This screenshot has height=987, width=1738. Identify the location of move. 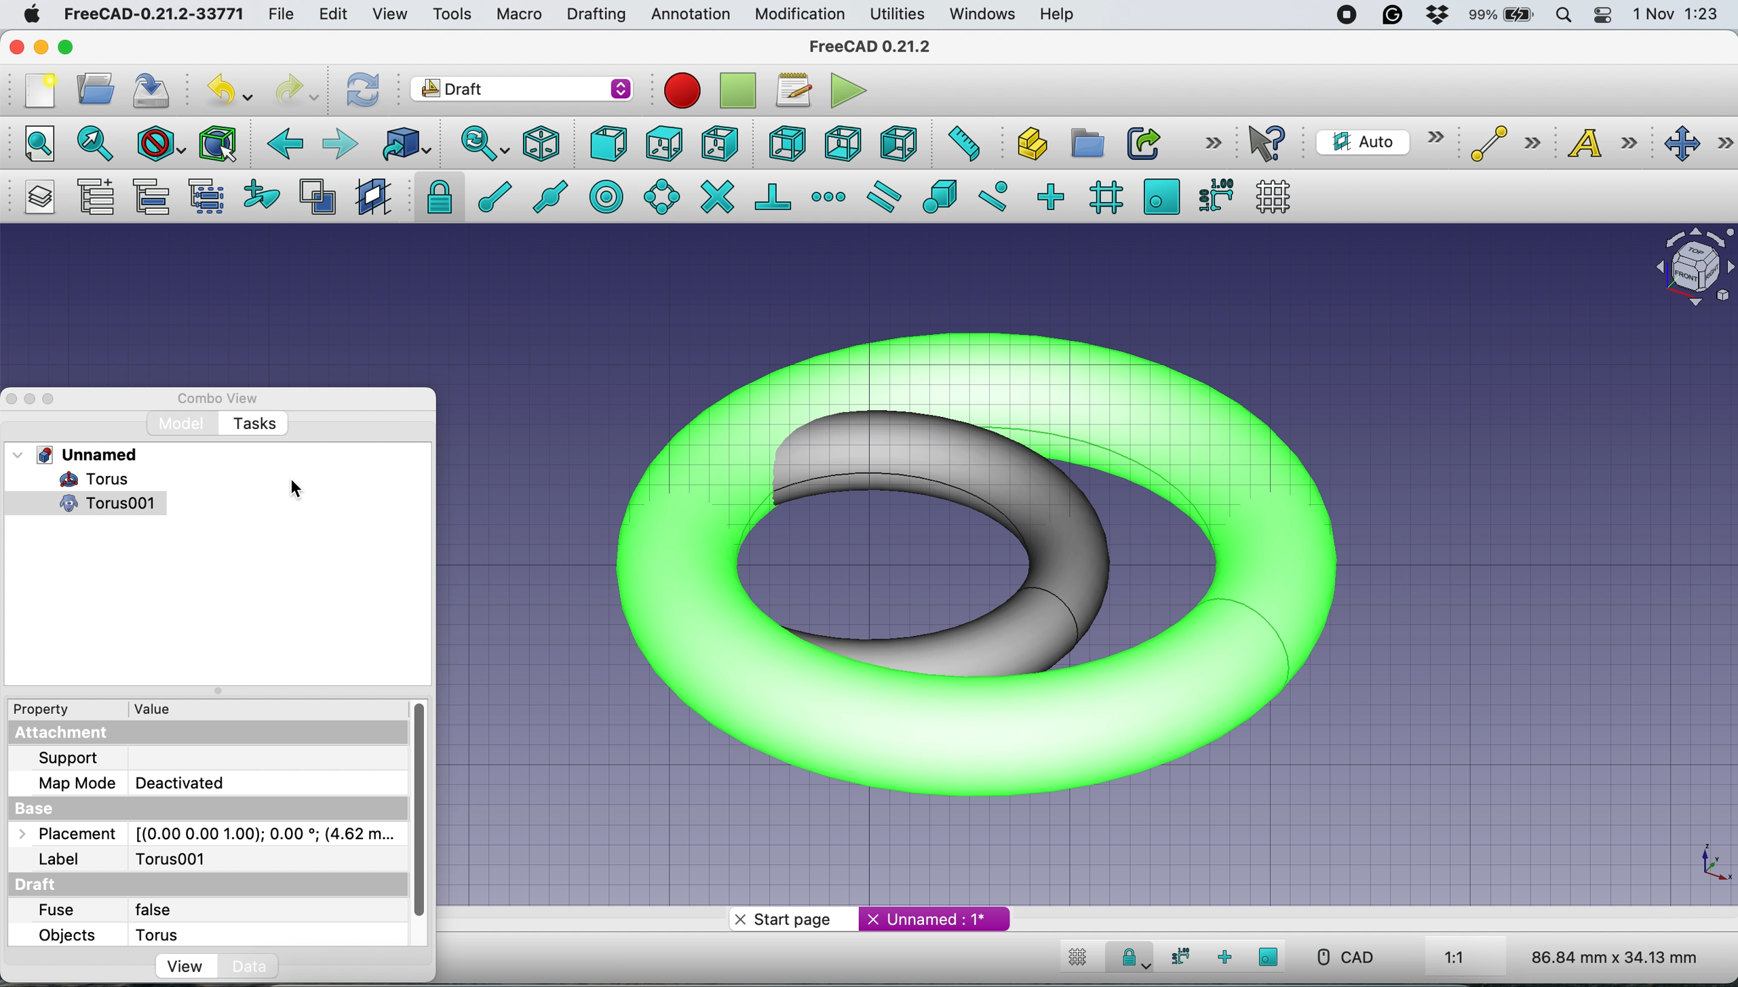
(1698, 144).